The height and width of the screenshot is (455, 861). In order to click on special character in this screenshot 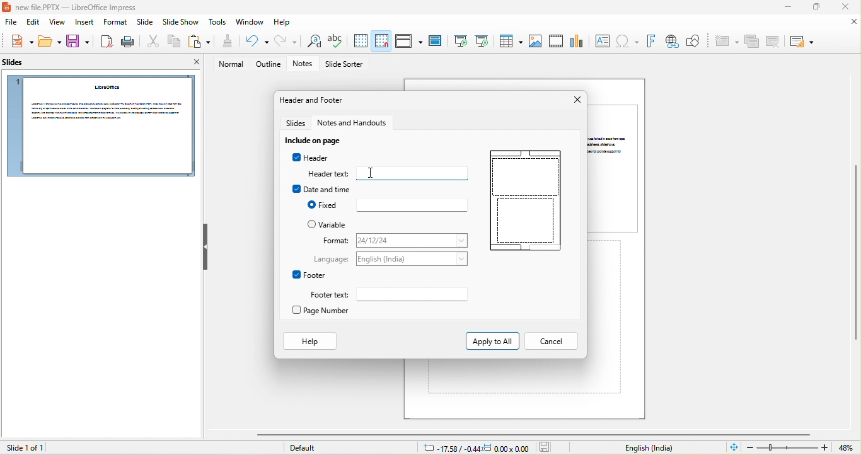, I will do `click(627, 42)`.